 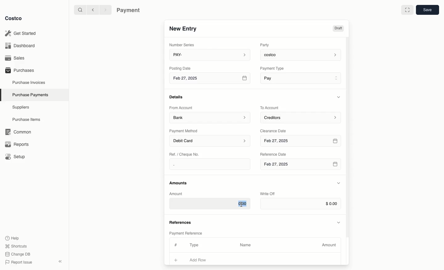 I want to click on Feb 27, 2025, so click(x=300, y=166).